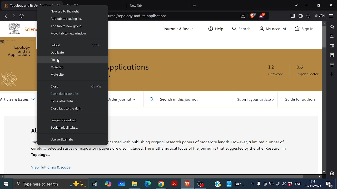 The height and width of the screenshot is (189, 337). I want to click on Journals & Books, so click(179, 29).